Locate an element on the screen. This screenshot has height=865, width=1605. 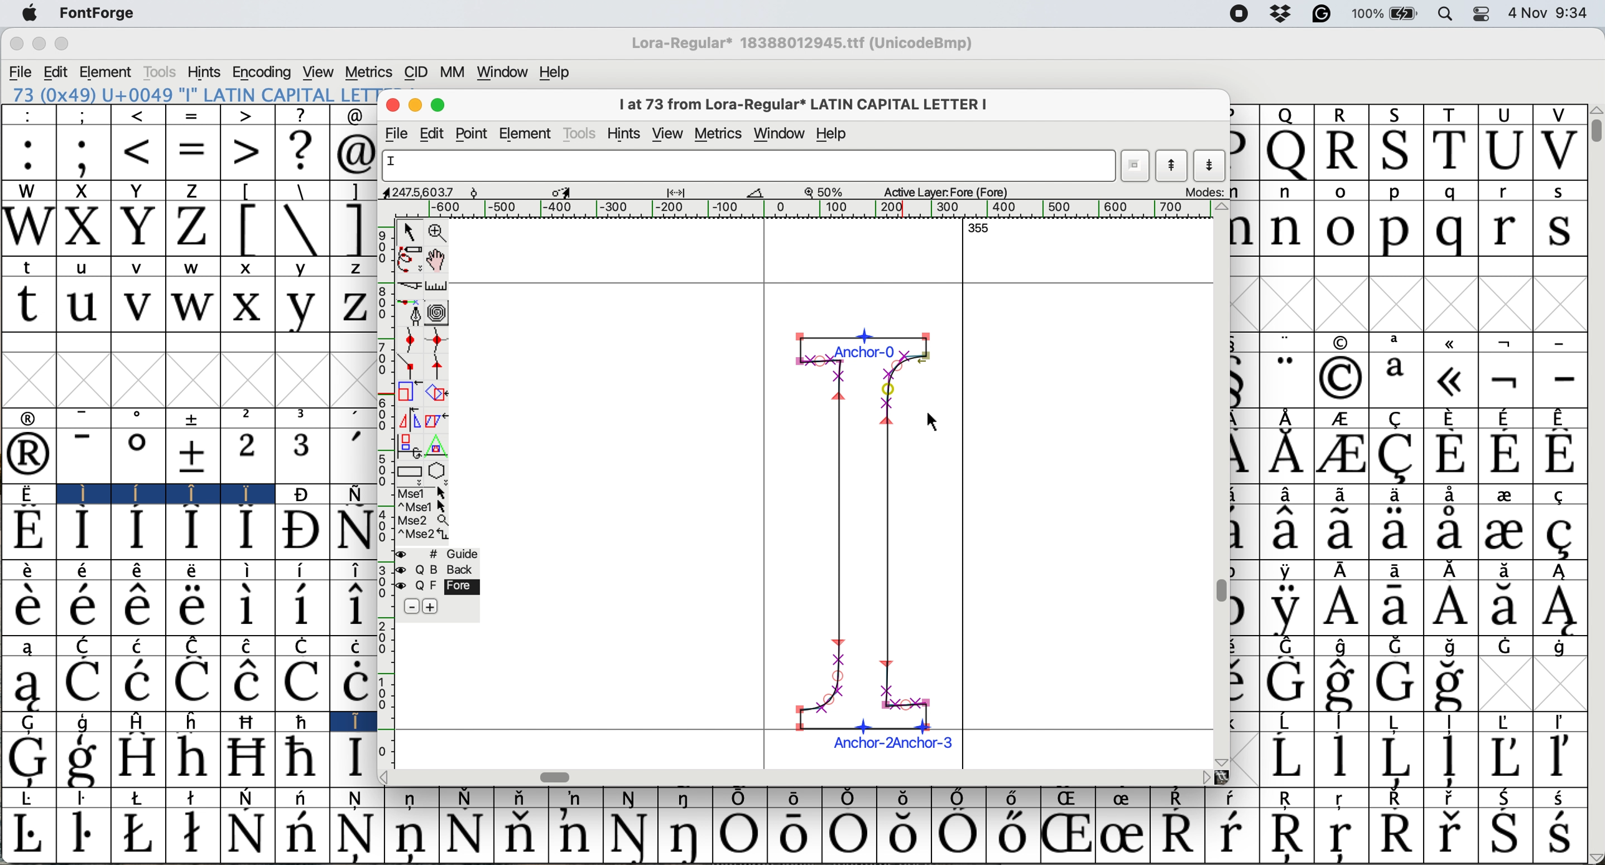
Symbol is located at coordinates (1290, 798).